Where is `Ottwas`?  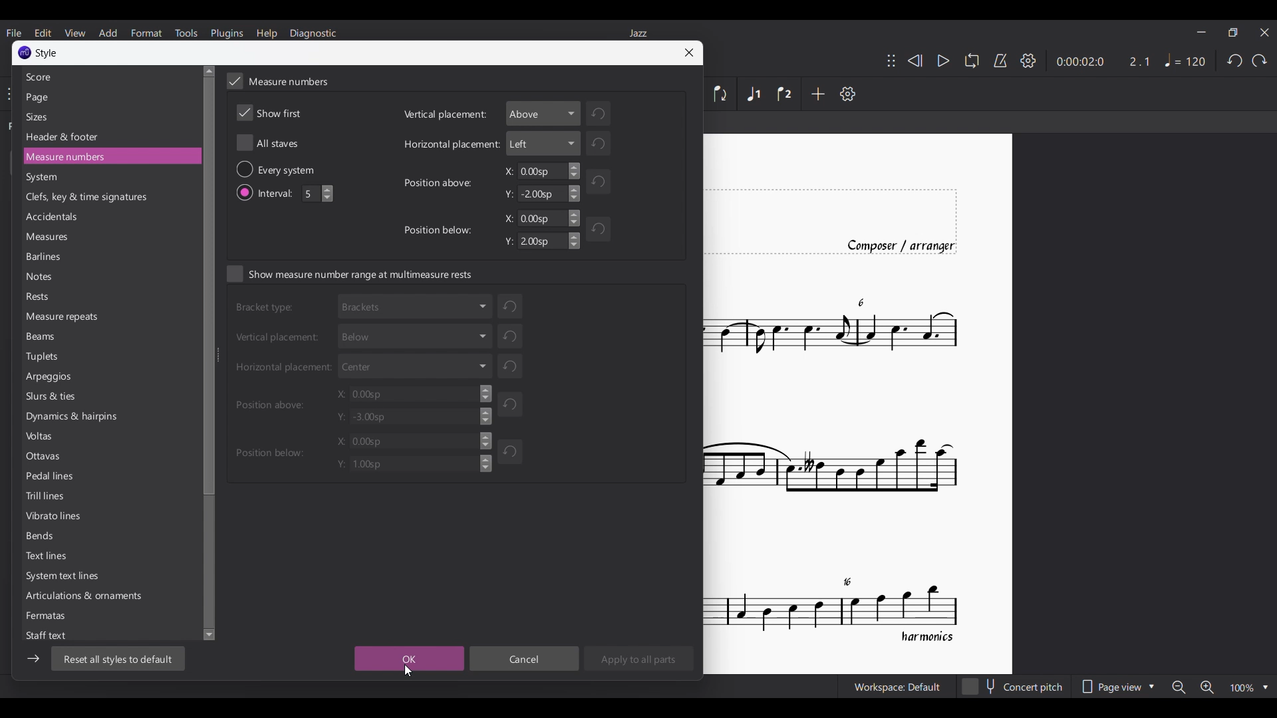
Ottwas is located at coordinates (47, 459).